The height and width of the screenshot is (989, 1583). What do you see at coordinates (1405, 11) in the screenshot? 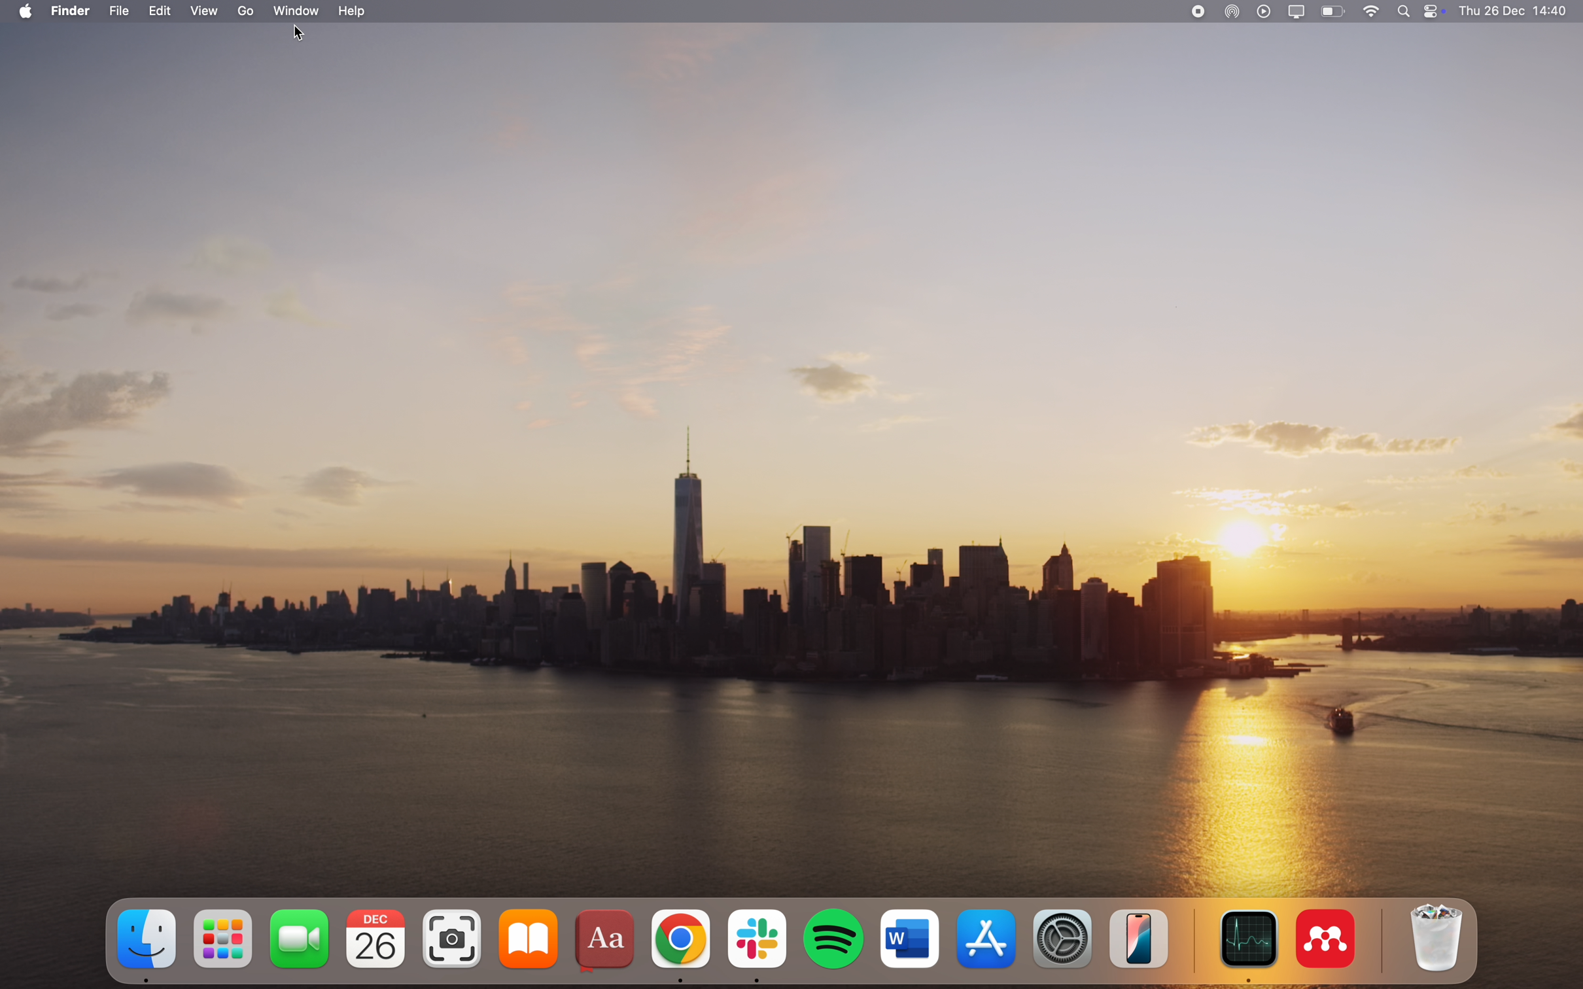
I see `Spotlight search` at bounding box center [1405, 11].